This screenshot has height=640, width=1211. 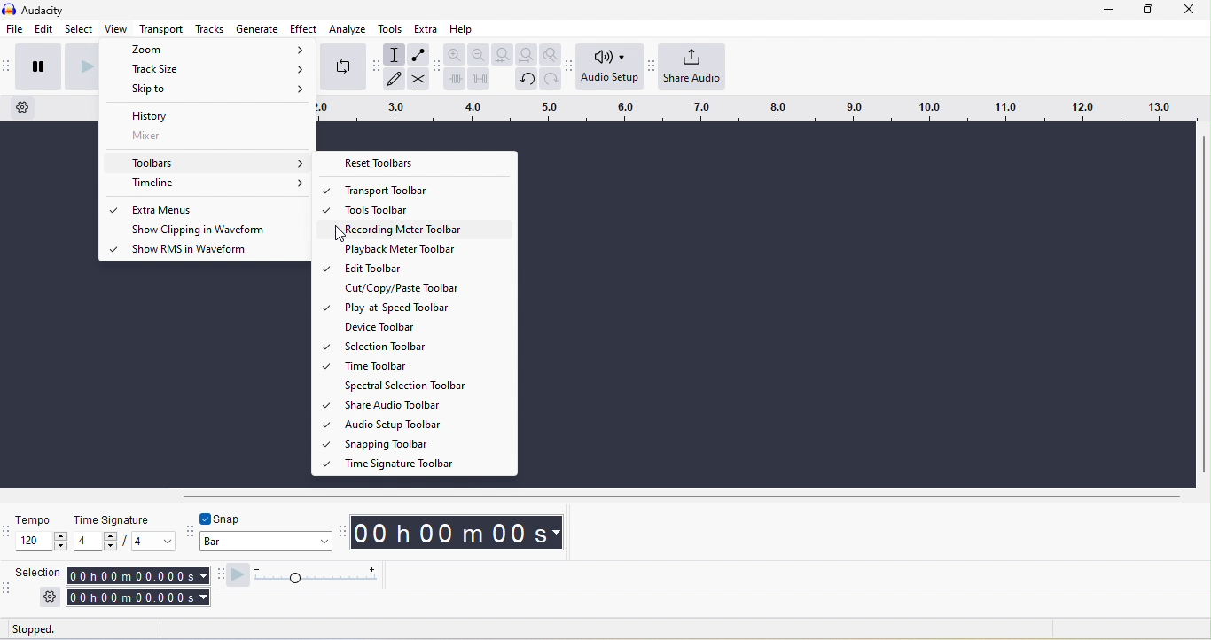 I want to click on tempo, so click(x=35, y=519).